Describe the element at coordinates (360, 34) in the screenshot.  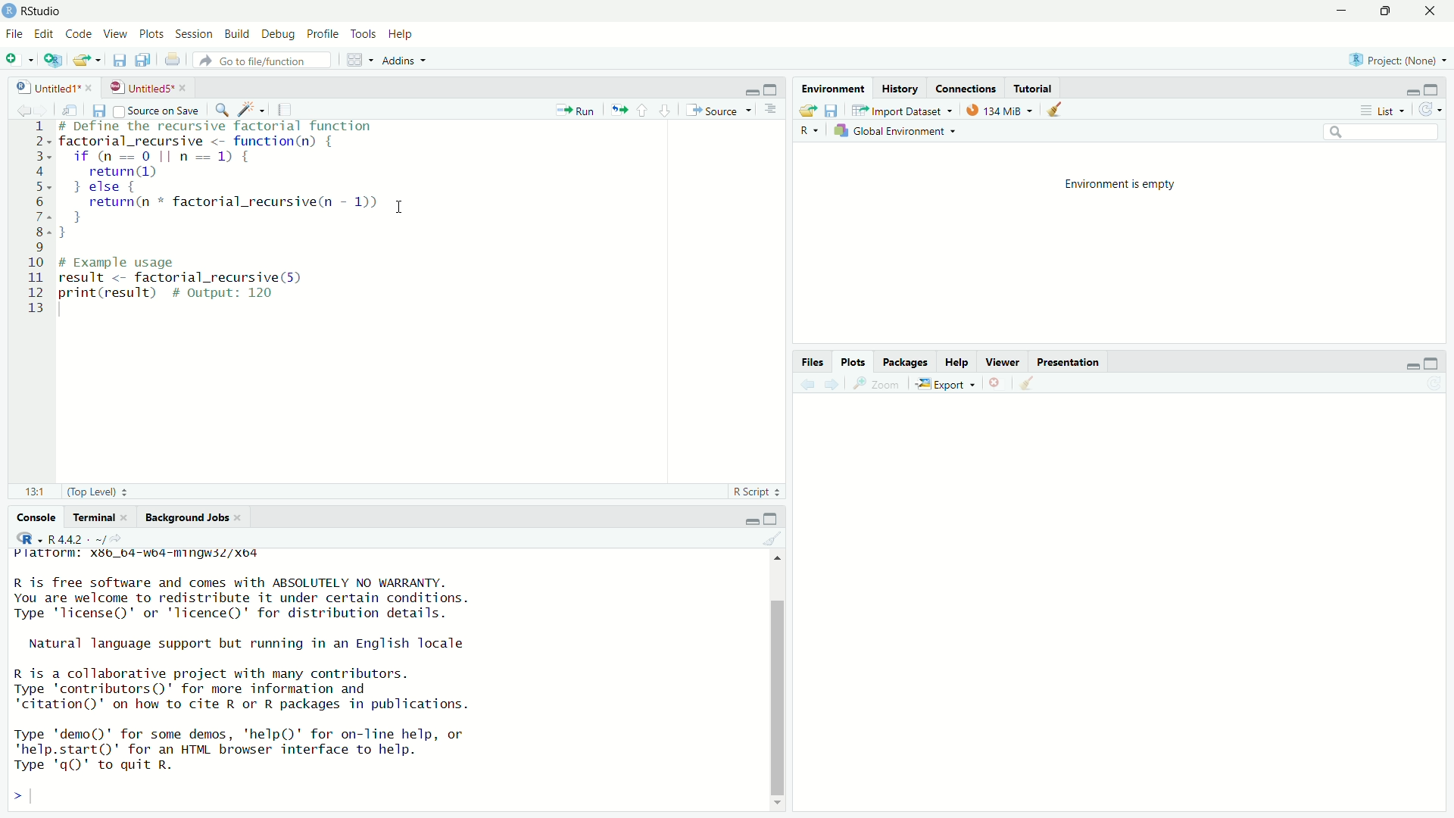
I see `Tools` at that location.